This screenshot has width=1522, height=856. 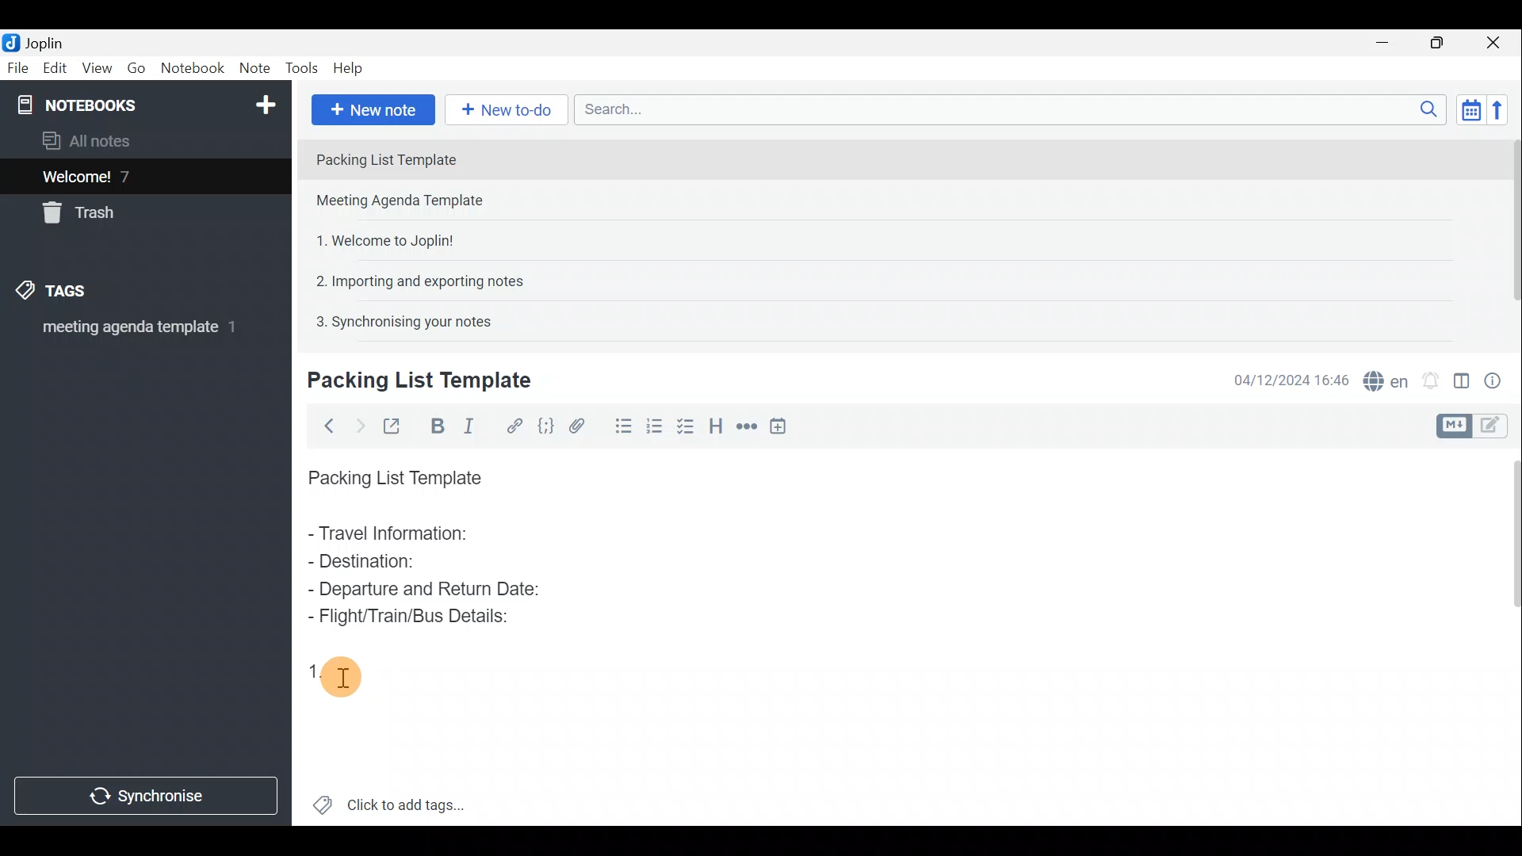 I want to click on Note properties, so click(x=1498, y=378).